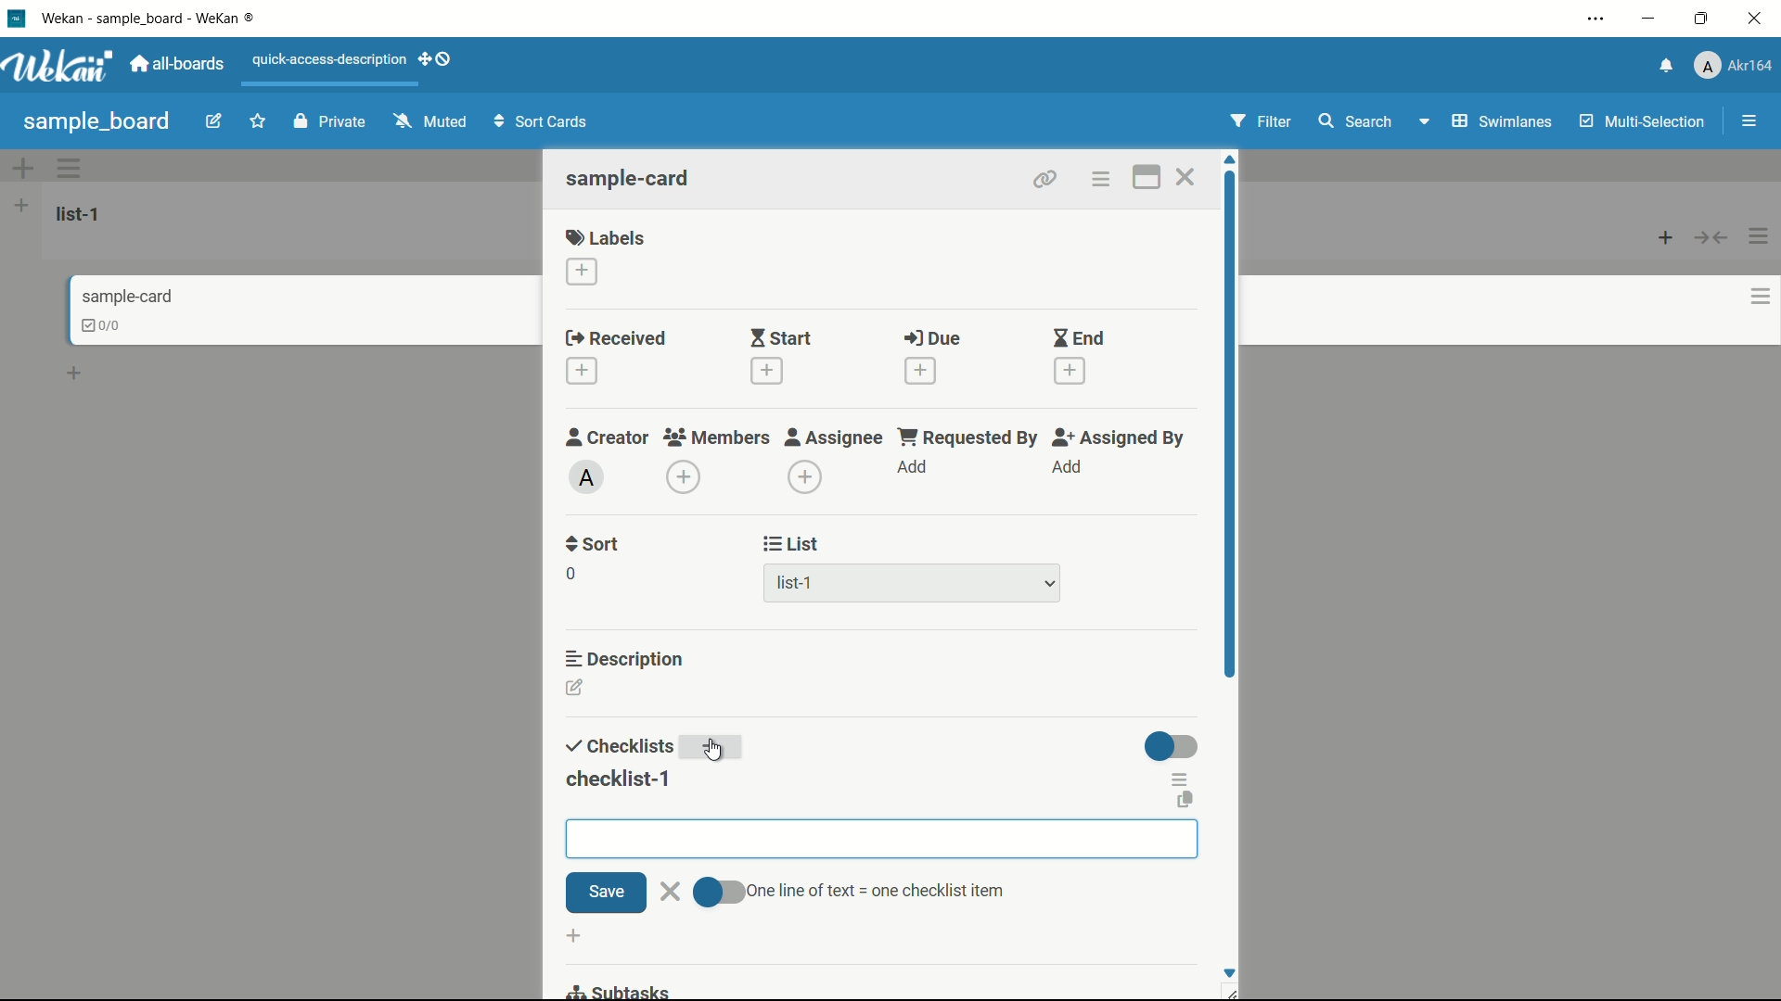 The width and height of the screenshot is (1781, 1001). I want to click on dropdown, so click(1050, 585).